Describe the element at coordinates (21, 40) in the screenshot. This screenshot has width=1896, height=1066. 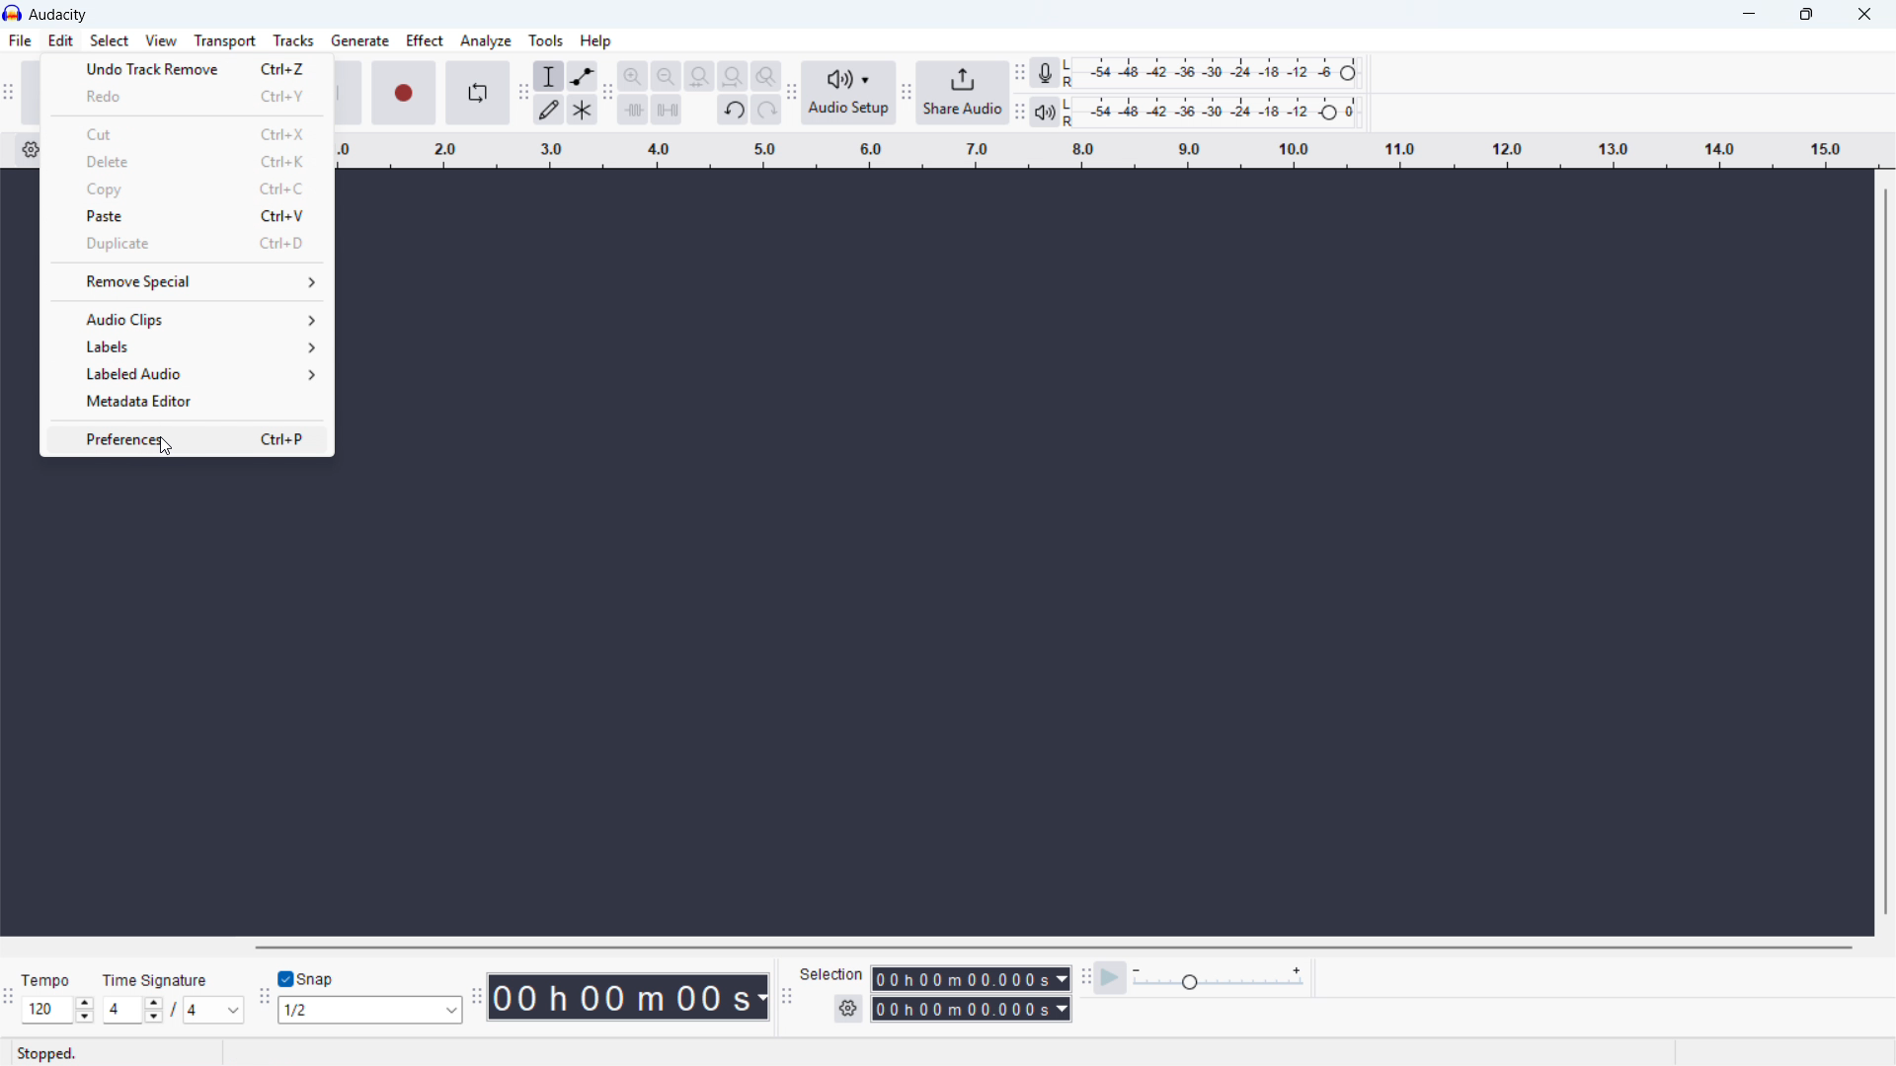
I see `file` at that location.